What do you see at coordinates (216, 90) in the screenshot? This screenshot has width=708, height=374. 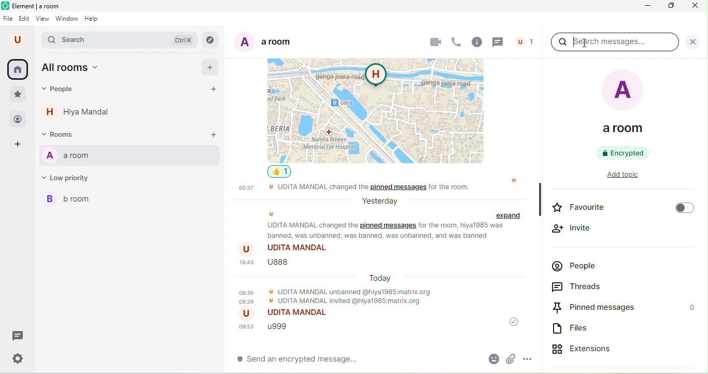 I see `start chat` at bounding box center [216, 90].